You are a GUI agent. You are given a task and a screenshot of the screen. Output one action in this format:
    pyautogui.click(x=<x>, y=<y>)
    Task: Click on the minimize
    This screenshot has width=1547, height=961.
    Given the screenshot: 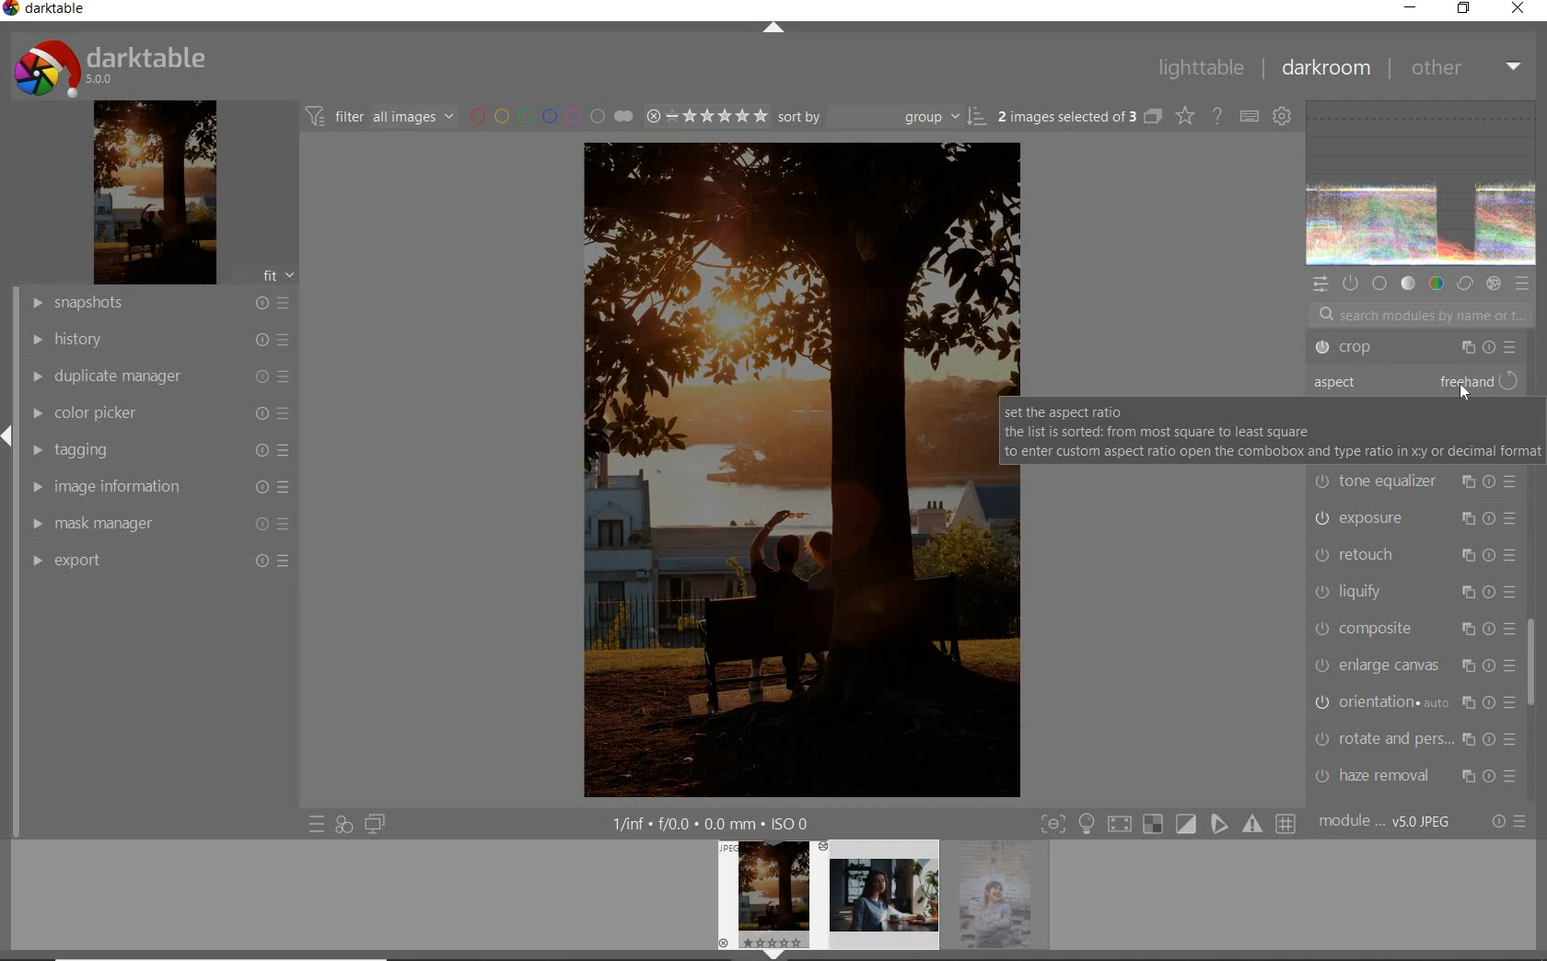 What is the action you would take?
    pyautogui.click(x=1410, y=6)
    